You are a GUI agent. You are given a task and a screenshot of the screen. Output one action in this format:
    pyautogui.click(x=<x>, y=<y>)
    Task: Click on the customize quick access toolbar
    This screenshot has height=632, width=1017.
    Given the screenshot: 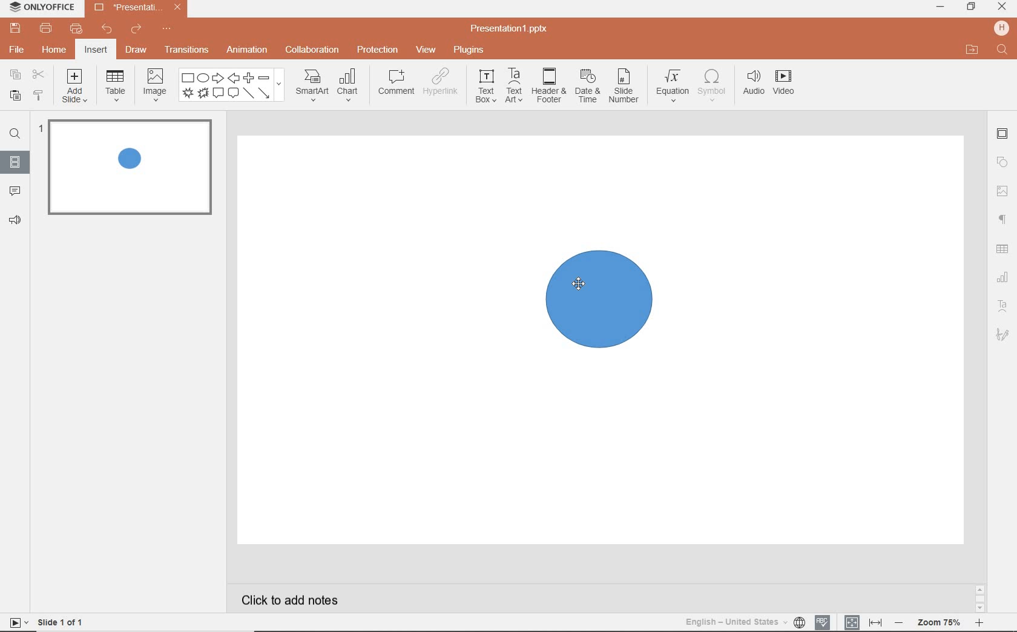 What is the action you would take?
    pyautogui.click(x=167, y=27)
    